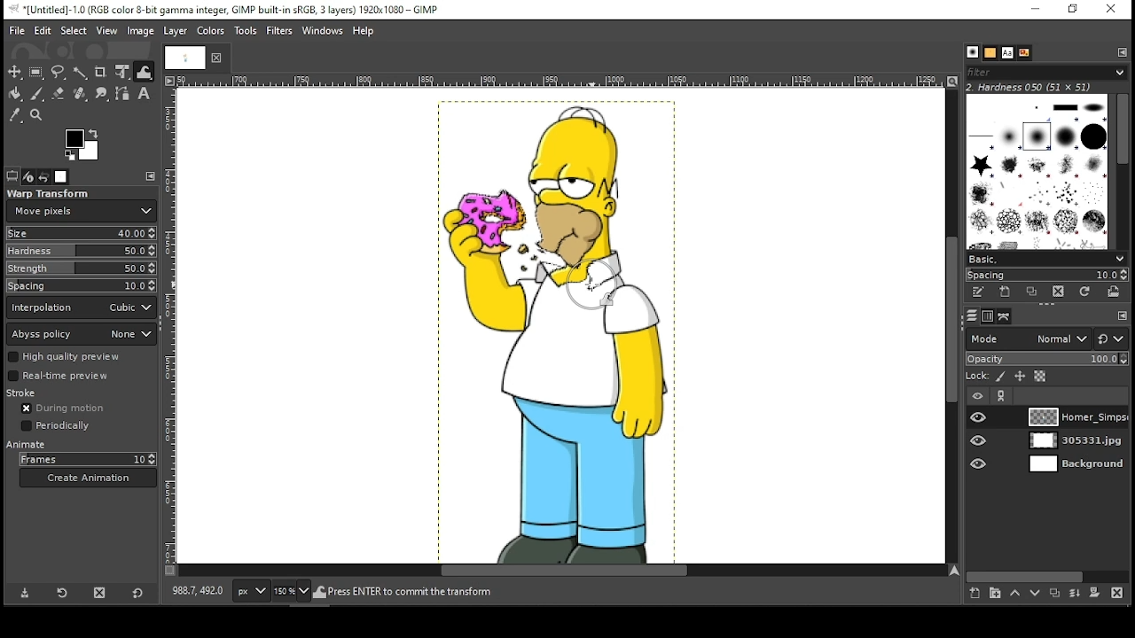  Describe the element at coordinates (279, 31) in the screenshot. I see `filters` at that location.